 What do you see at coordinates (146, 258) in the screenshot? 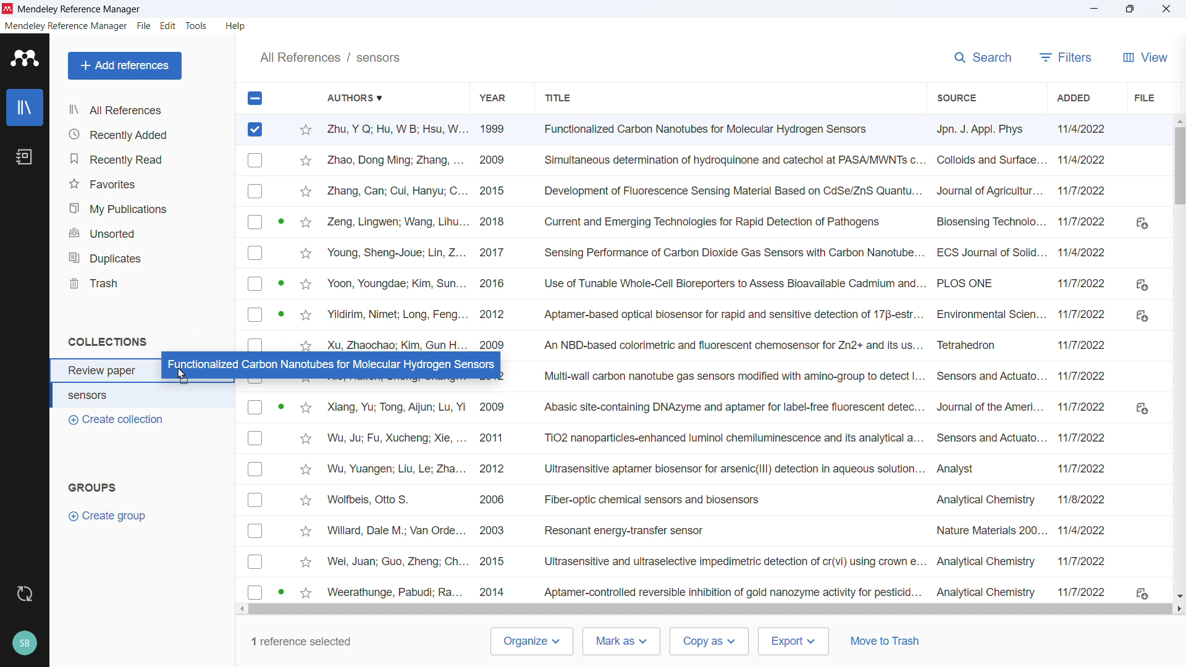
I see `Duplicates ` at bounding box center [146, 258].